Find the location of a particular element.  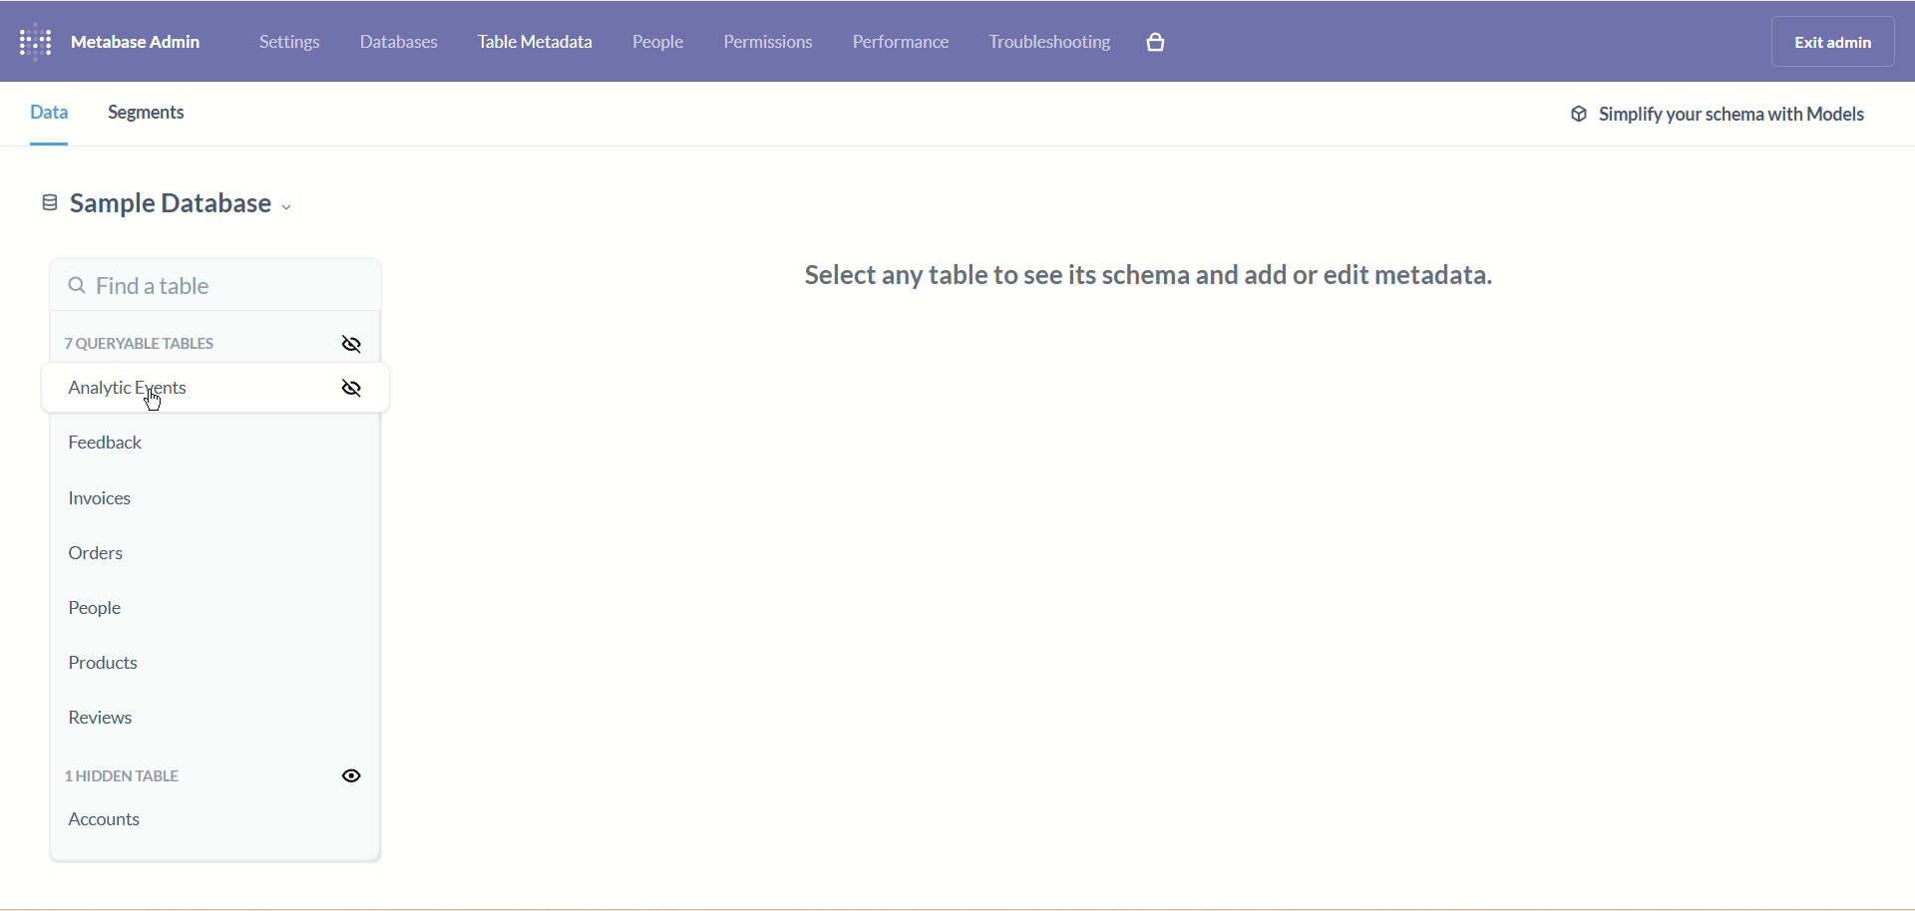

Settings is located at coordinates (290, 42).